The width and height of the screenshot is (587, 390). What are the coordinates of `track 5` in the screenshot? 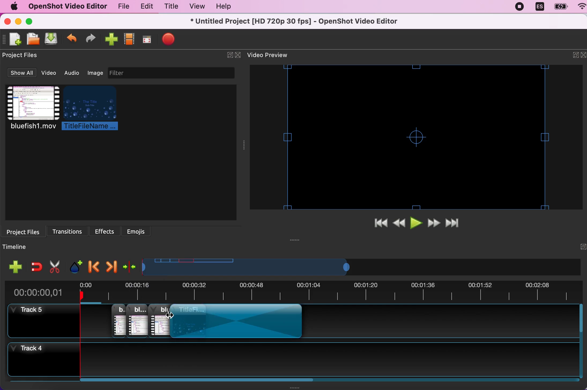 It's located at (132, 320).